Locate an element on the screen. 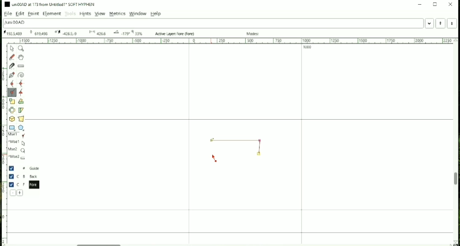 The image size is (460, 246). Scale the selection is located at coordinates (12, 101).